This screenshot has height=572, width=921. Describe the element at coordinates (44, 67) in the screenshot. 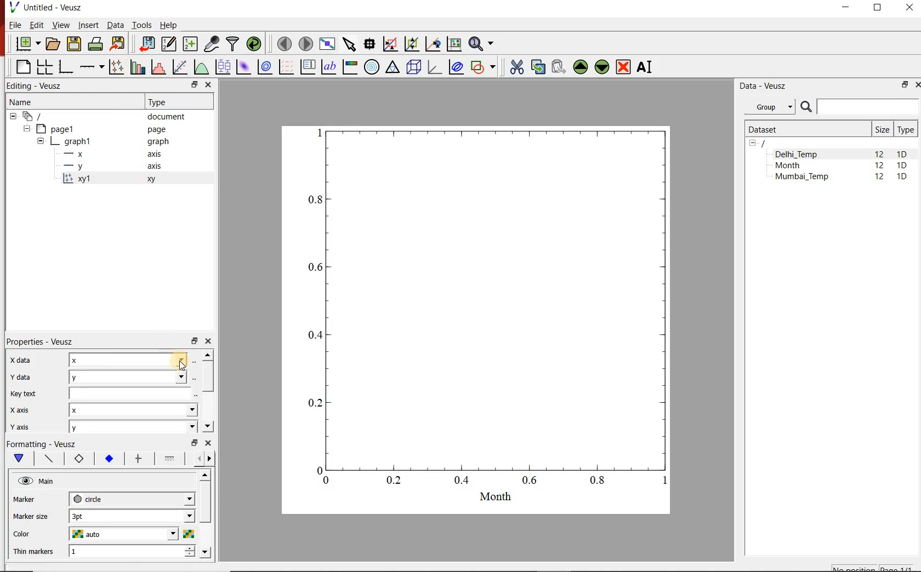

I see `arrange graphs in a grid` at that location.